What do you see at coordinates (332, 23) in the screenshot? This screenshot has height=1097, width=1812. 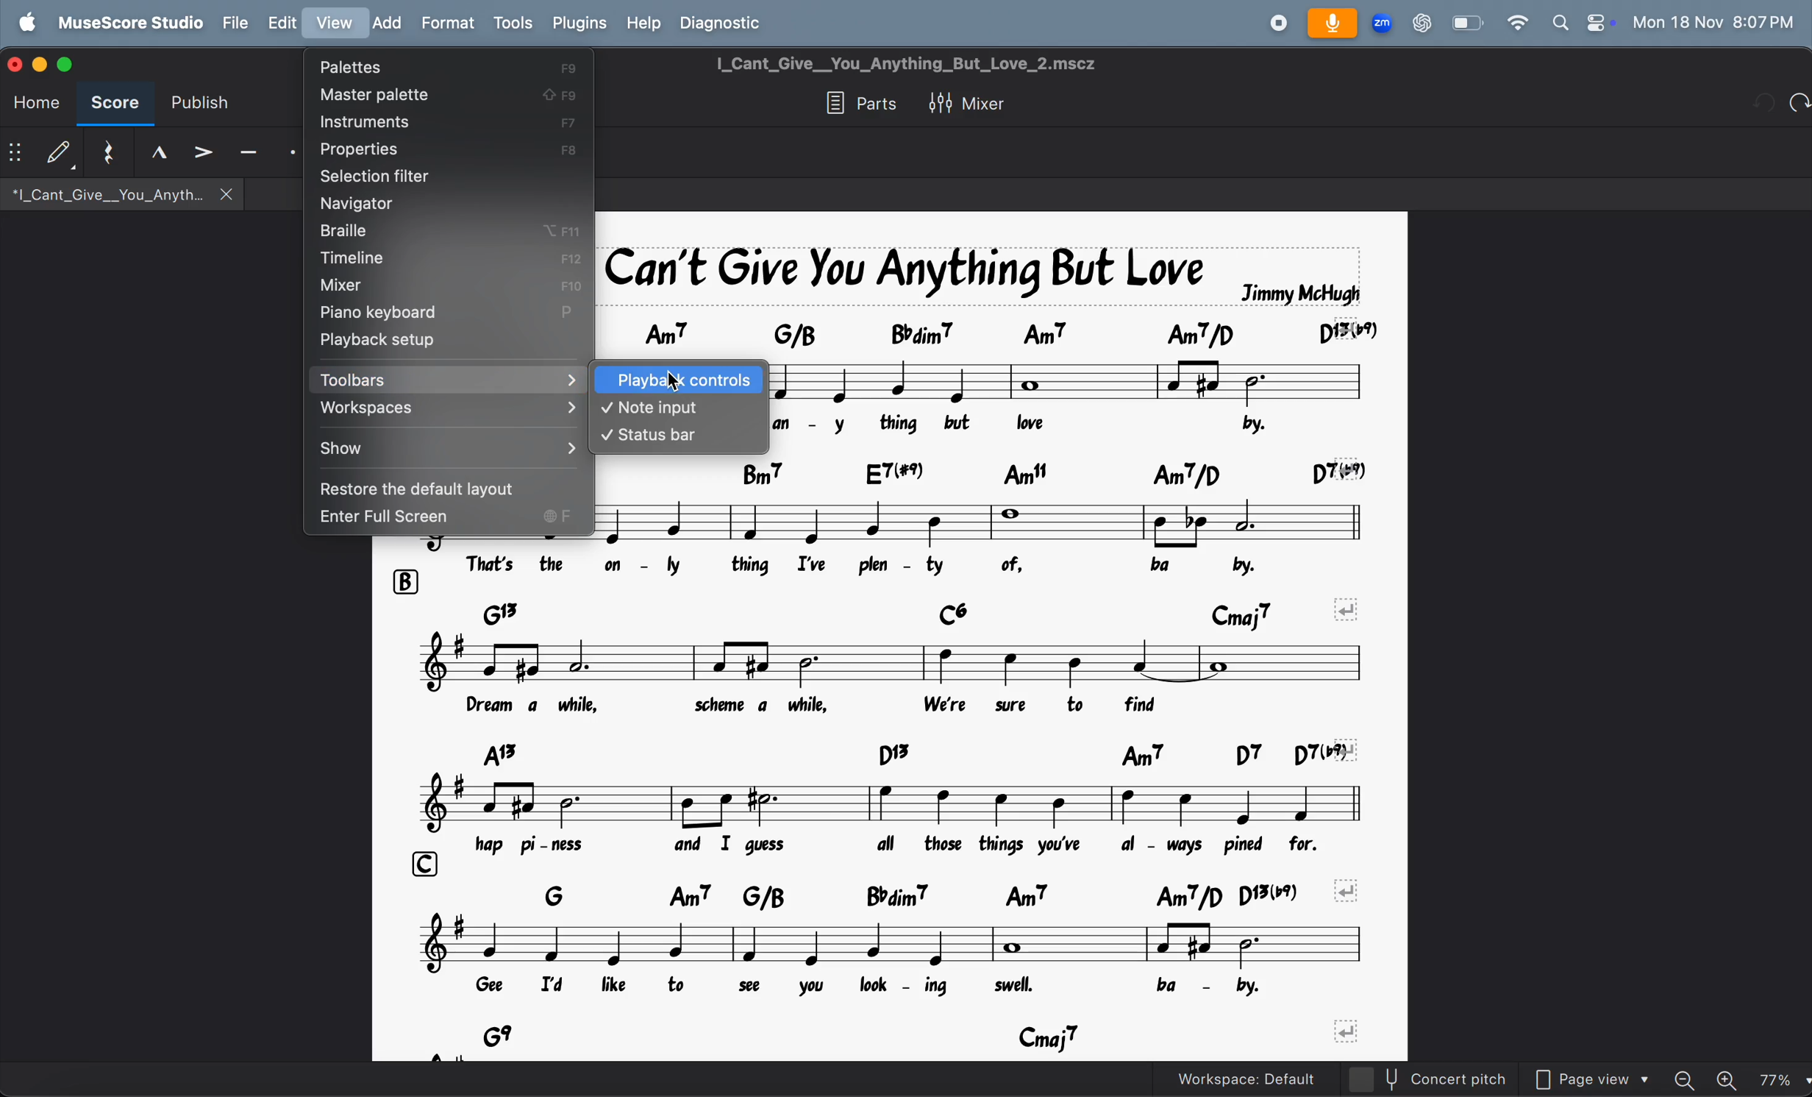 I see `view` at bounding box center [332, 23].